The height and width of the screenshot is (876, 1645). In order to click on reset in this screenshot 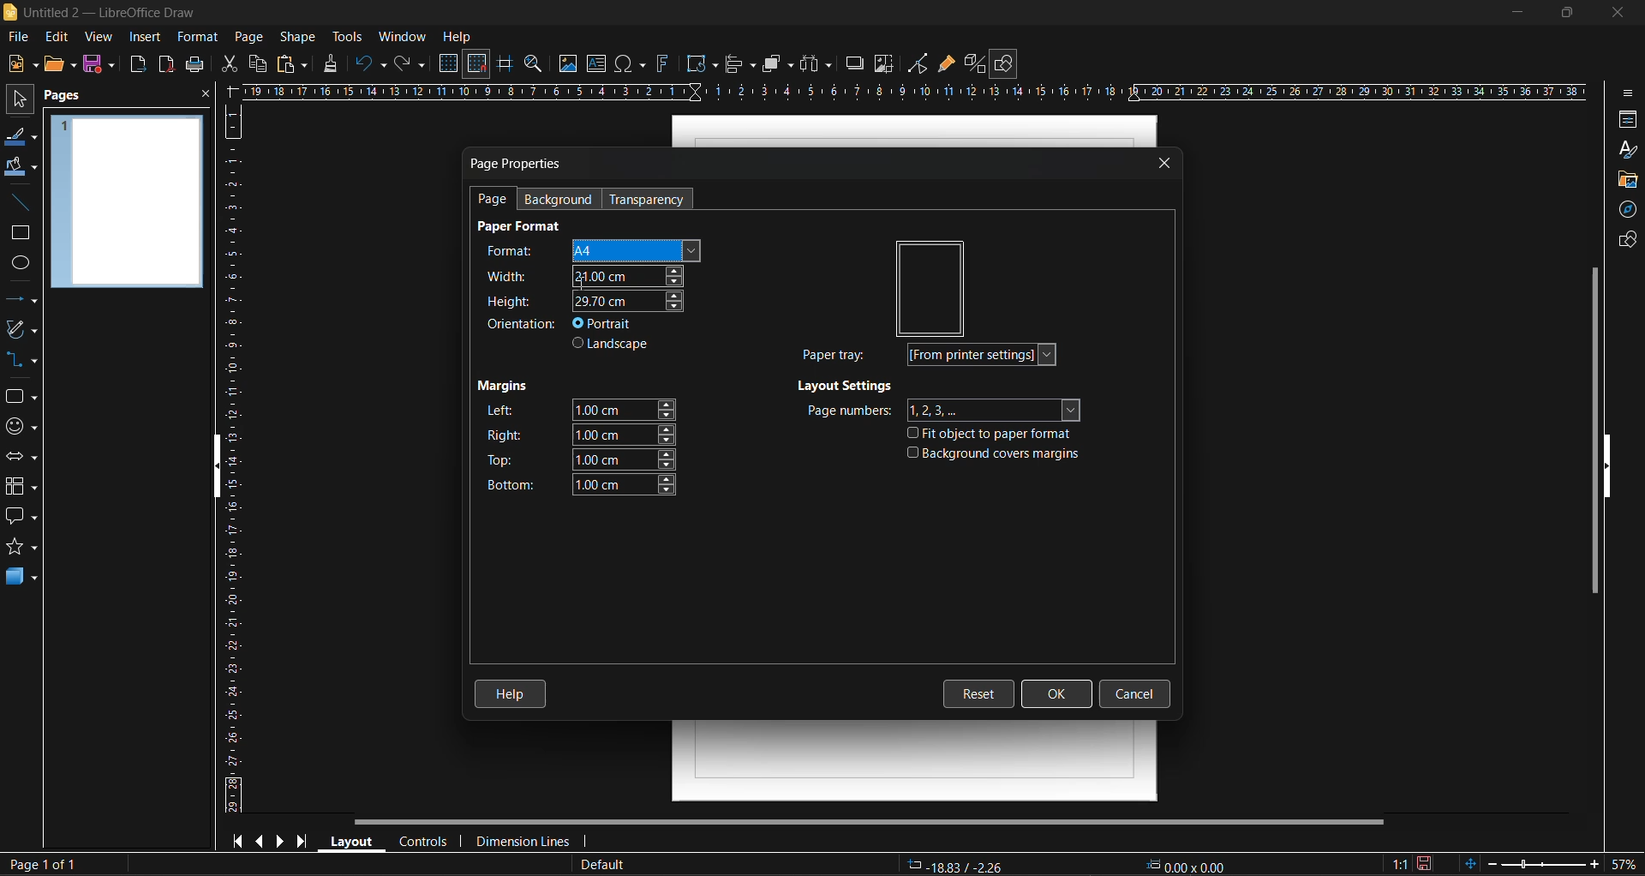, I will do `click(982, 692)`.